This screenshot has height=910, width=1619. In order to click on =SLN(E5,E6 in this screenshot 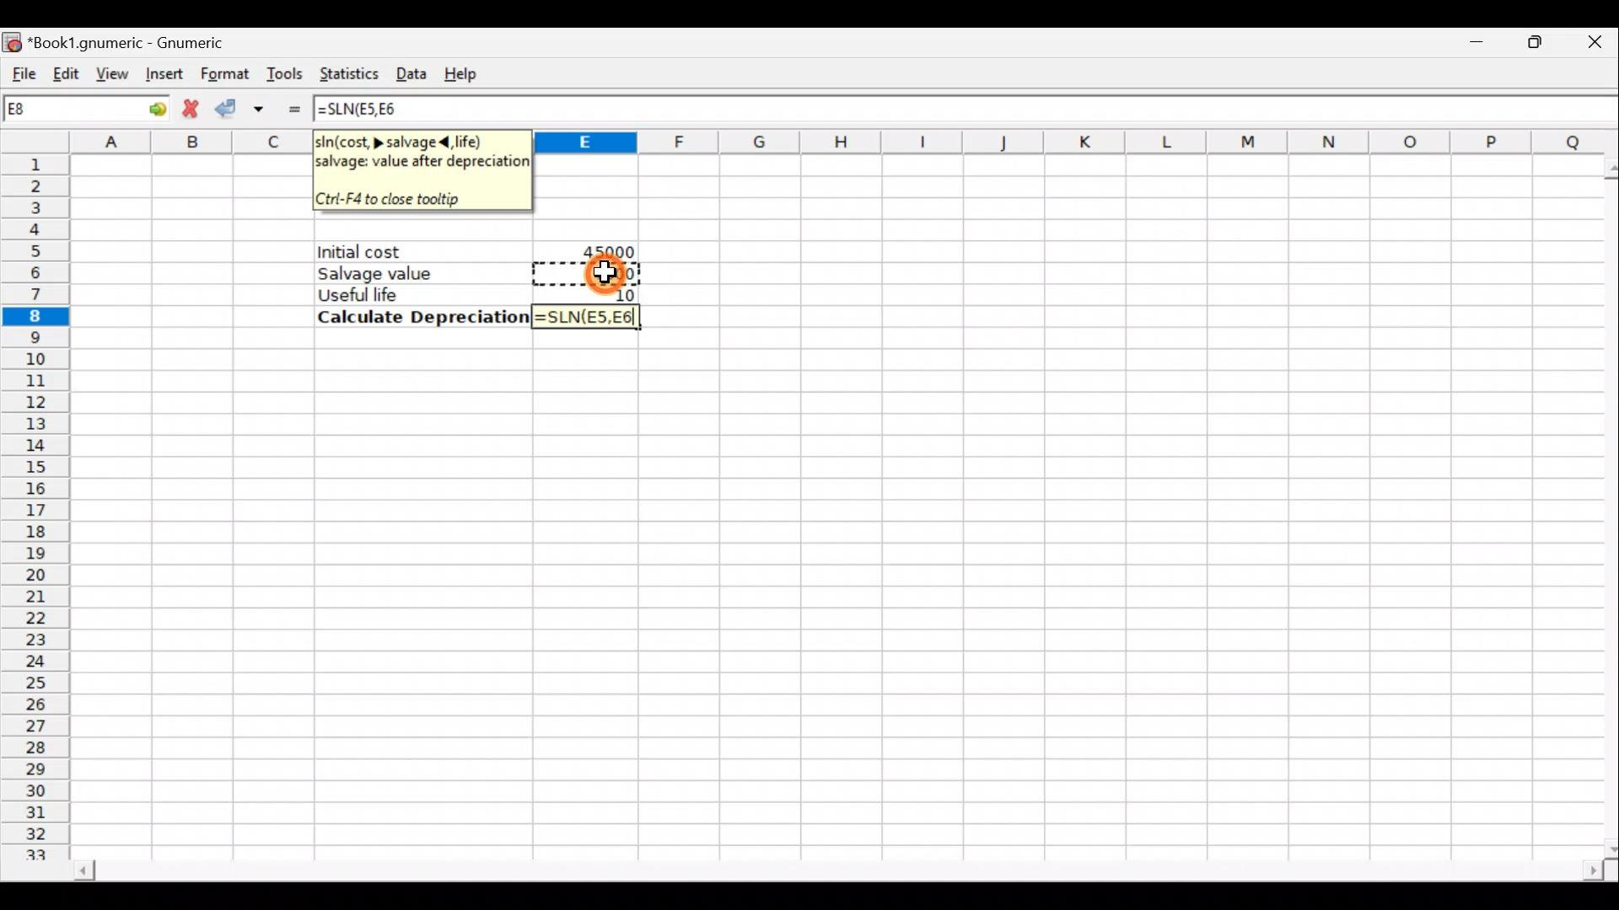, I will do `click(584, 319)`.